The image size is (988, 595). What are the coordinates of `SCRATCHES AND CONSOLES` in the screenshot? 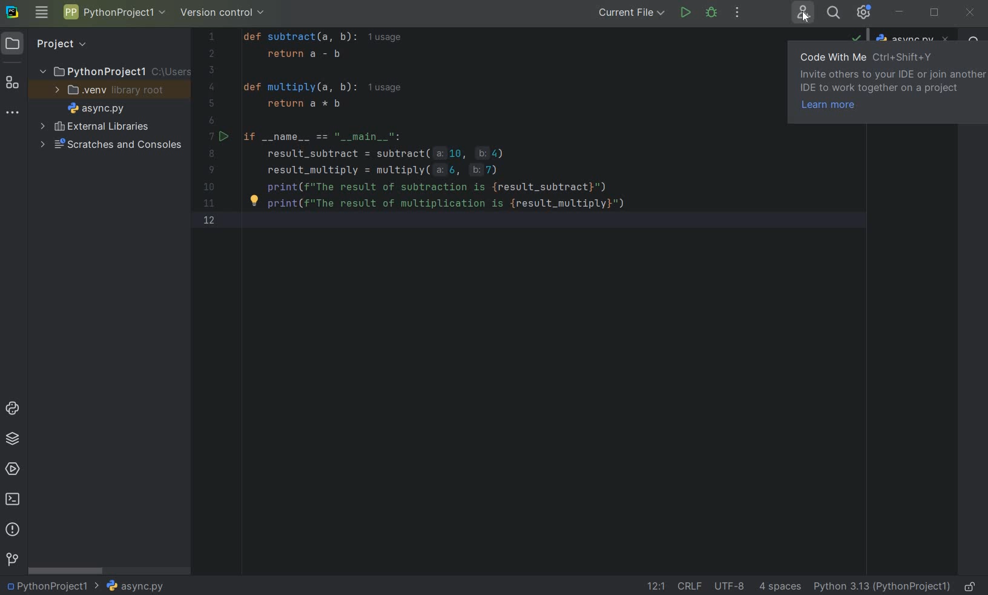 It's located at (111, 145).